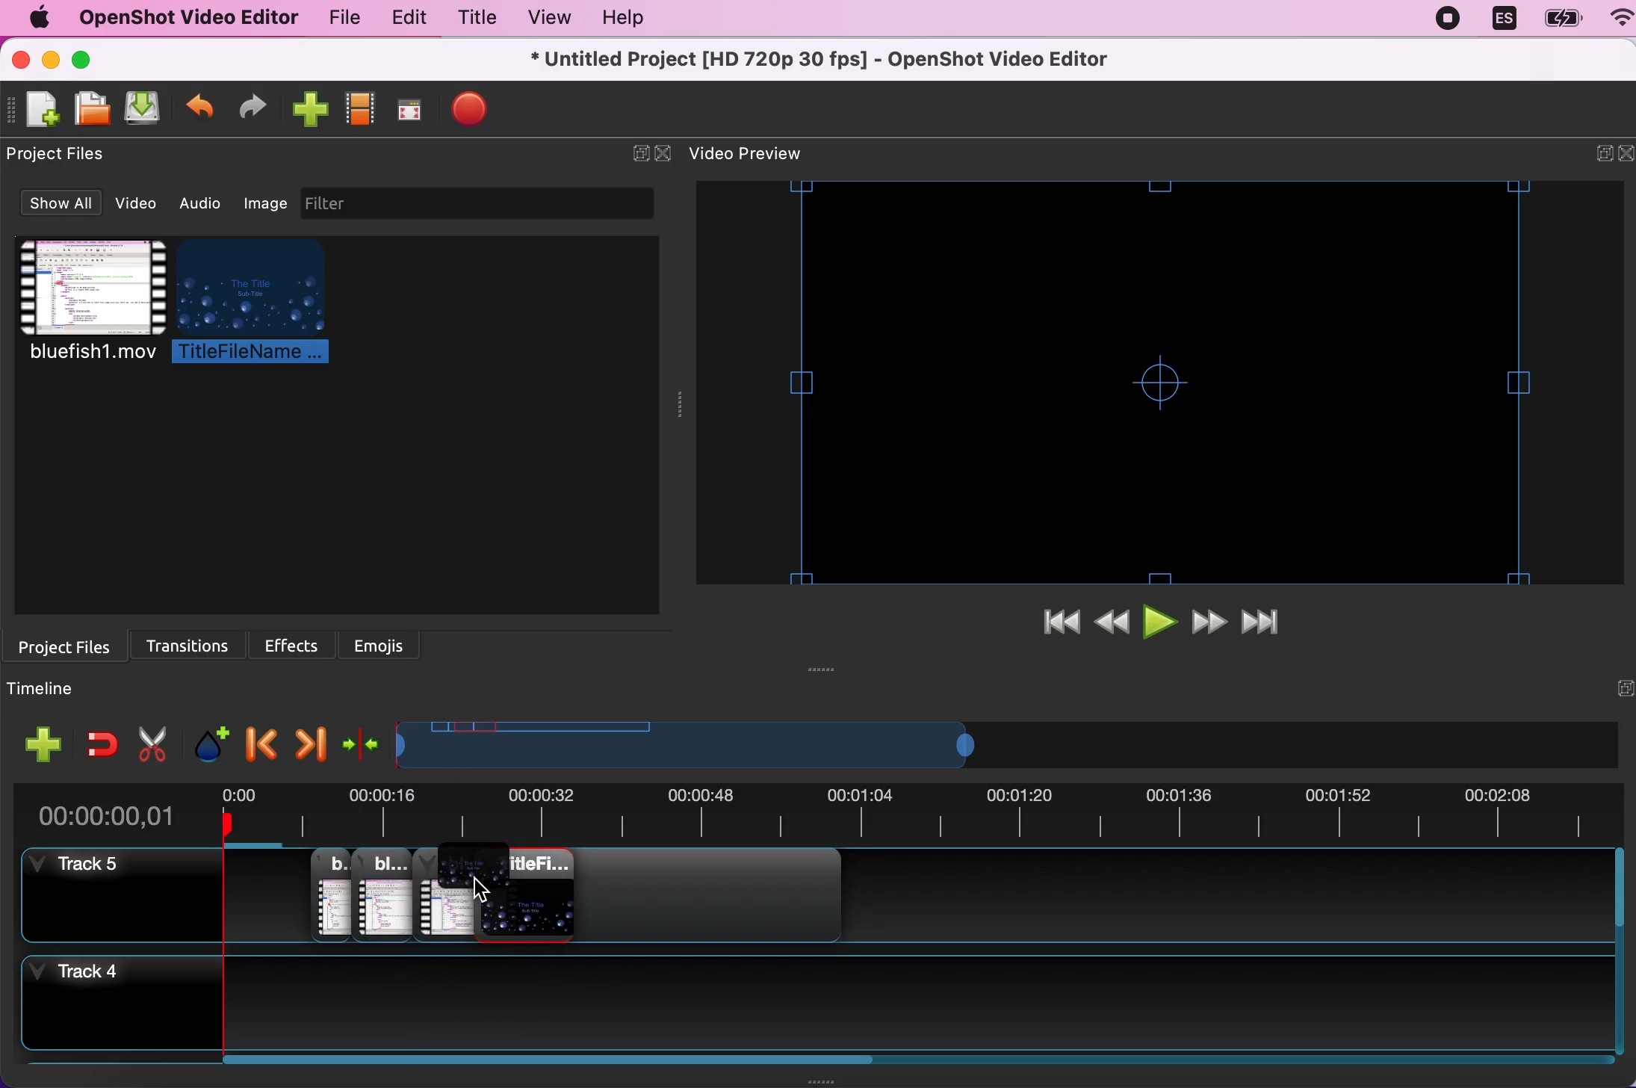 This screenshot has height=1088, width=1636. Describe the element at coordinates (362, 742) in the screenshot. I see `center the timeline` at that location.